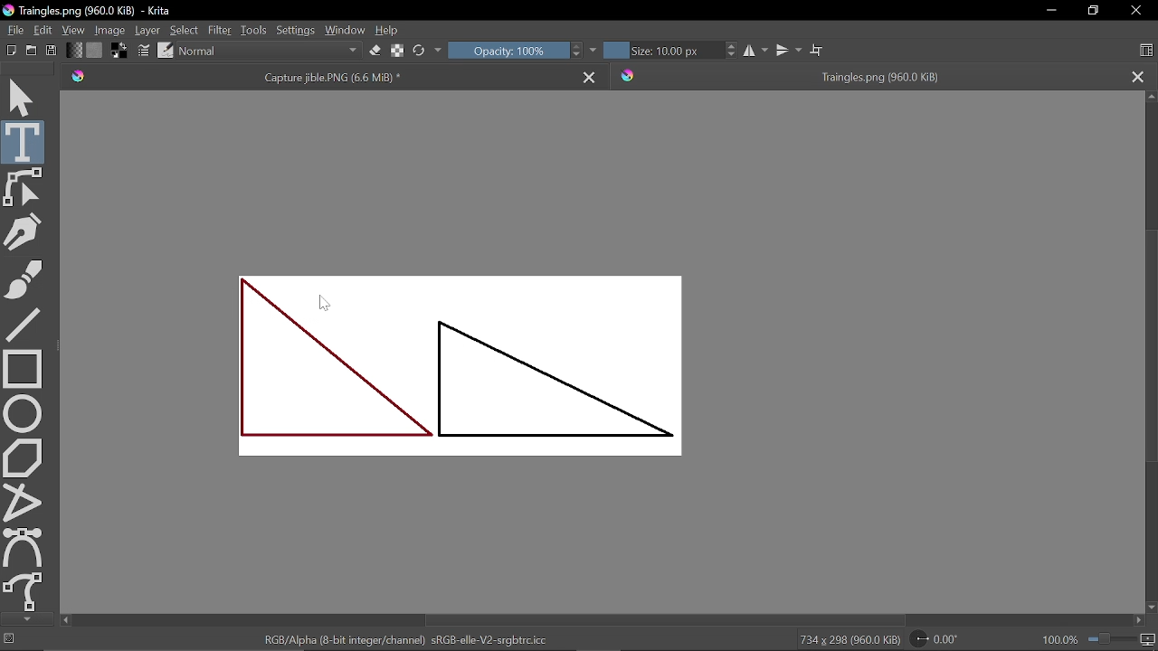 The image size is (1158, 651). I want to click on Image, so click(109, 31).